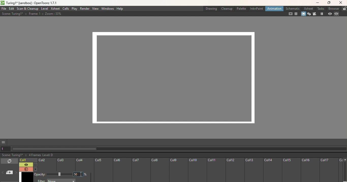  What do you see at coordinates (296, 14) in the screenshot?
I see `Field guide` at bounding box center [296, 14].